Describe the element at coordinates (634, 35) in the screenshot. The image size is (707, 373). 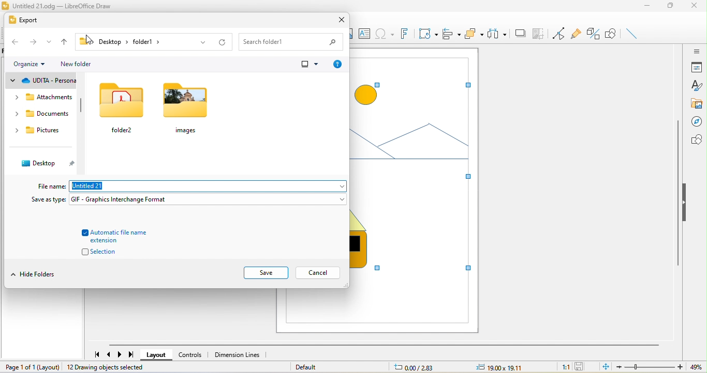
I see `line tool` at that location.